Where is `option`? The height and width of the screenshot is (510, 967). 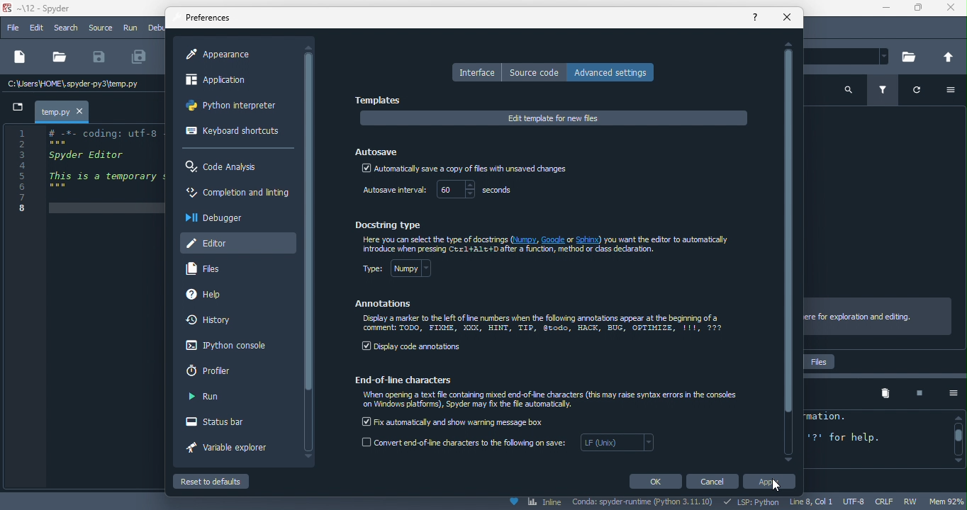
option is located at coordinates (948, 393).